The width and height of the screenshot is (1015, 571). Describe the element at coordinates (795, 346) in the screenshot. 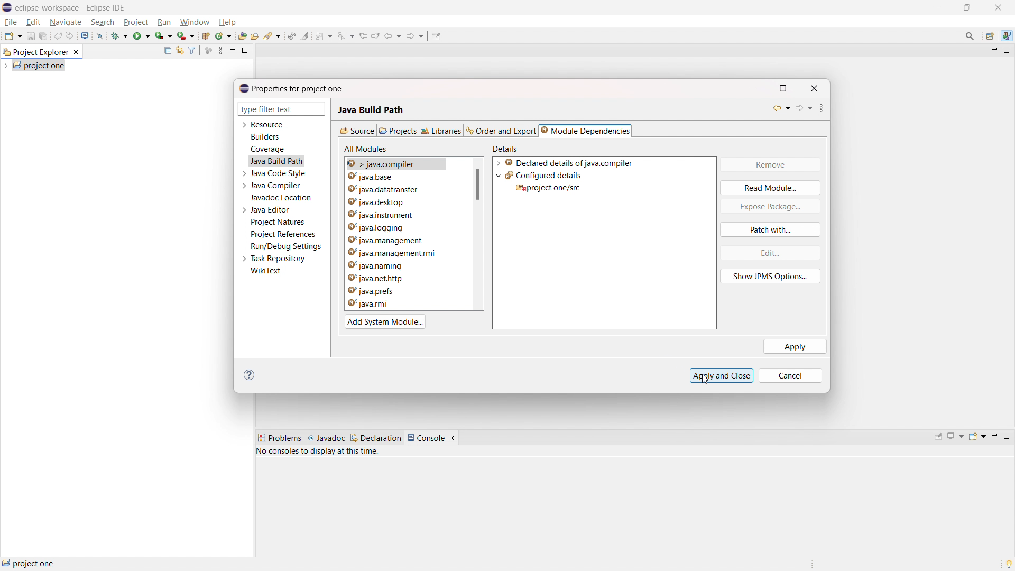

I see `apply` at that location.